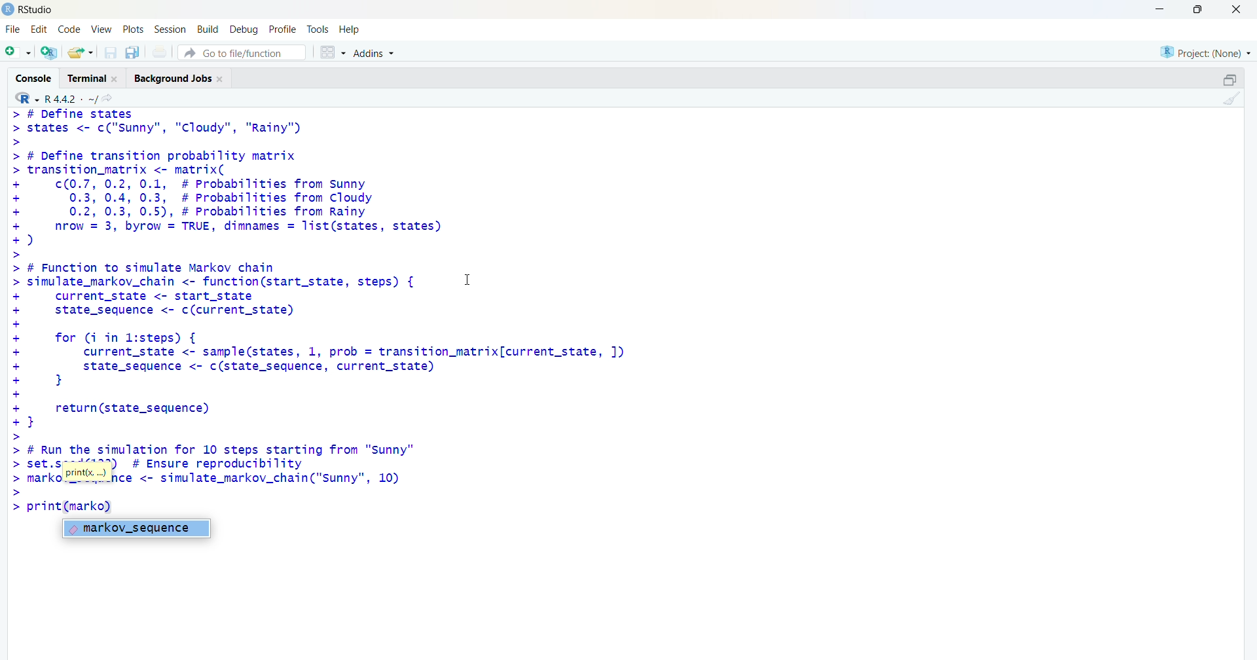 The height and width of the screenshot is (660, 1257). Describe the element at coordinates (1157, 9) in the screenshot. I see `minimize` at that location.